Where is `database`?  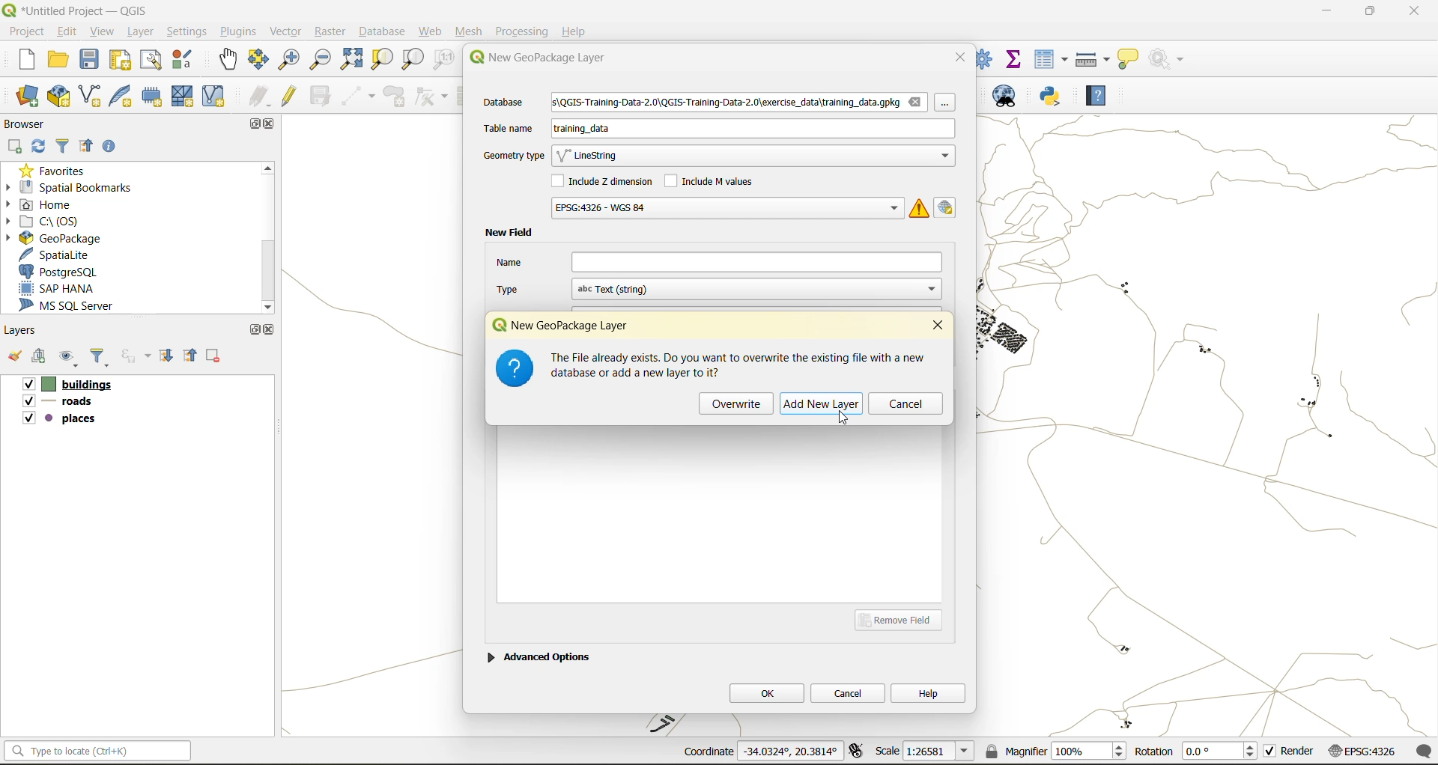
database is located at coordinates (386, 33).